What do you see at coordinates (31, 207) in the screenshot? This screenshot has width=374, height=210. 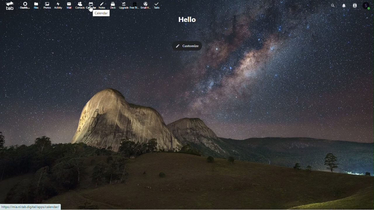 I see `https://mia.nl` at bounding box center [31, 207].